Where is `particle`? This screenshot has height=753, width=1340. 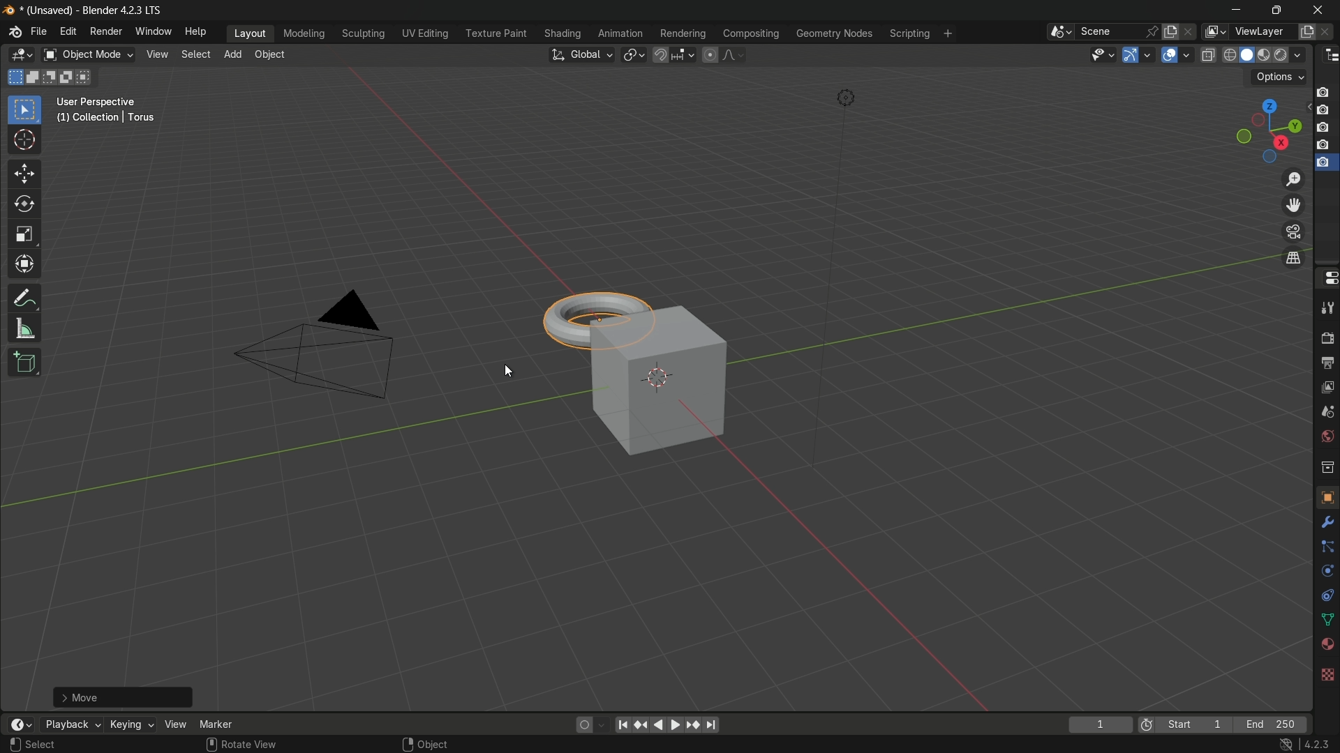 particle is located at coordinates (1326, 548).